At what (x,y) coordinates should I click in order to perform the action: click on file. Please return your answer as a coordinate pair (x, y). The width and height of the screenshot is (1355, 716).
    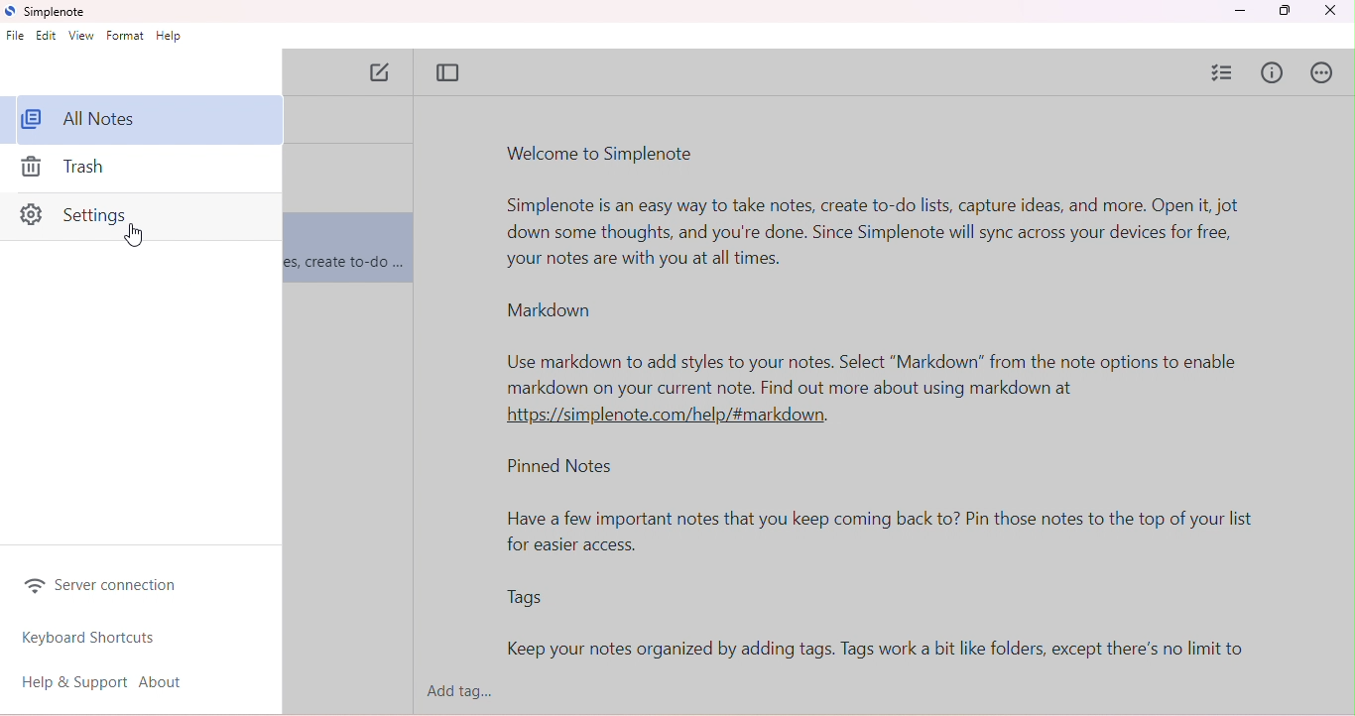
    Looking at the image, I should click on (16, 38).